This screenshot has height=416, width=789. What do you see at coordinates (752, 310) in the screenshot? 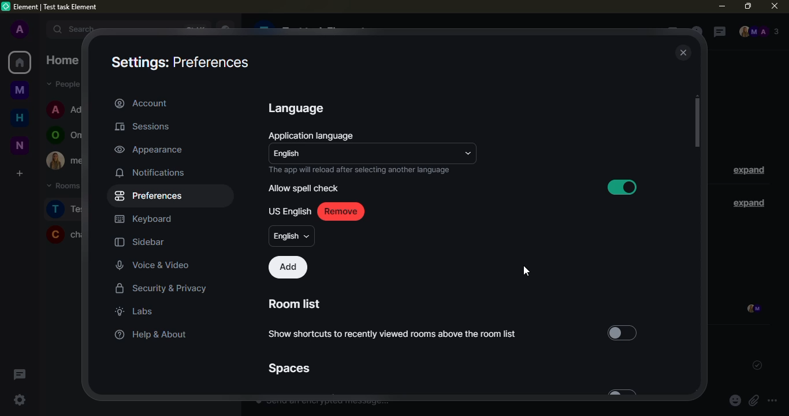
I see `seen` at bounding box center [752, 310].